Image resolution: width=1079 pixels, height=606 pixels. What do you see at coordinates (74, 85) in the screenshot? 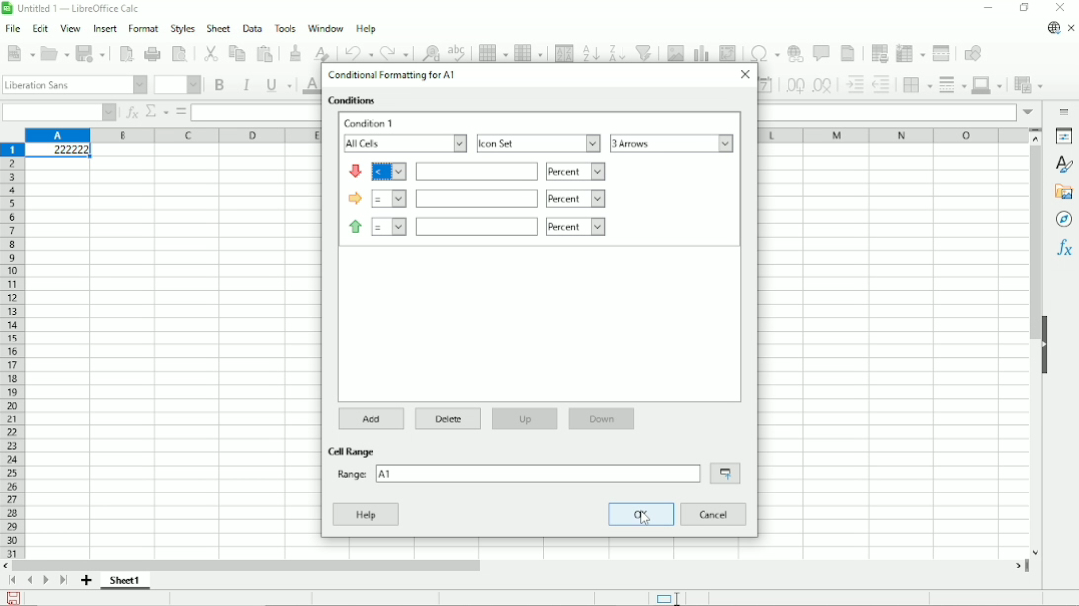
I see `Font style` at bounding box center [74, 85].